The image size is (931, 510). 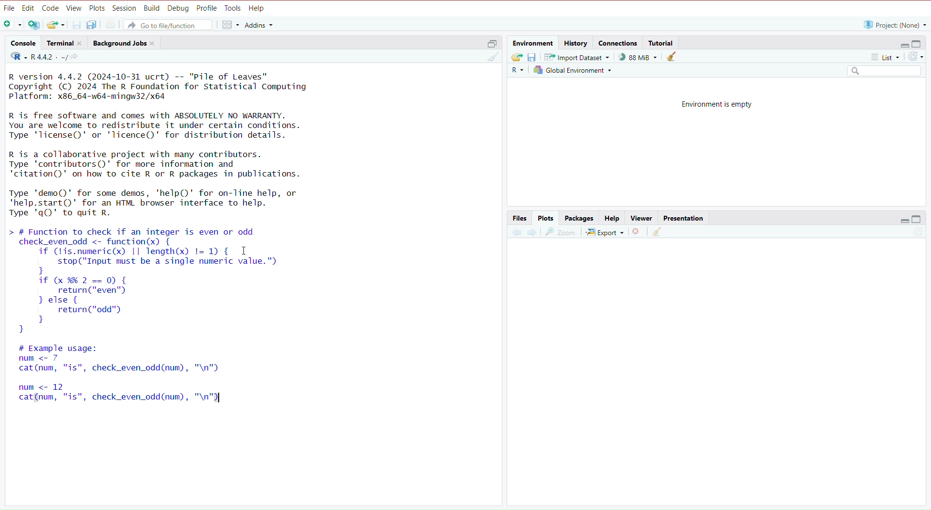 I want to click on connections, so click(x=619, y=44).